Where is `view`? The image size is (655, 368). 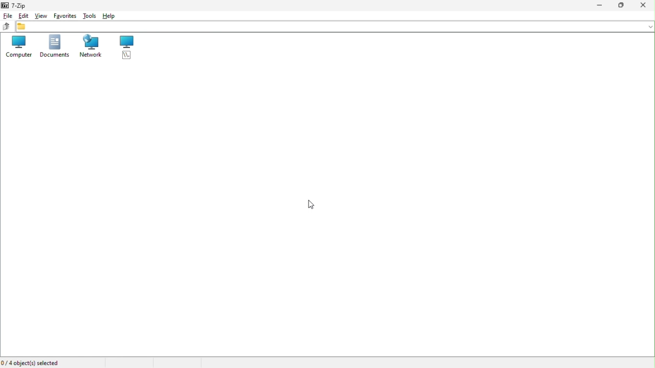 view is located at coordinates (42, 16).